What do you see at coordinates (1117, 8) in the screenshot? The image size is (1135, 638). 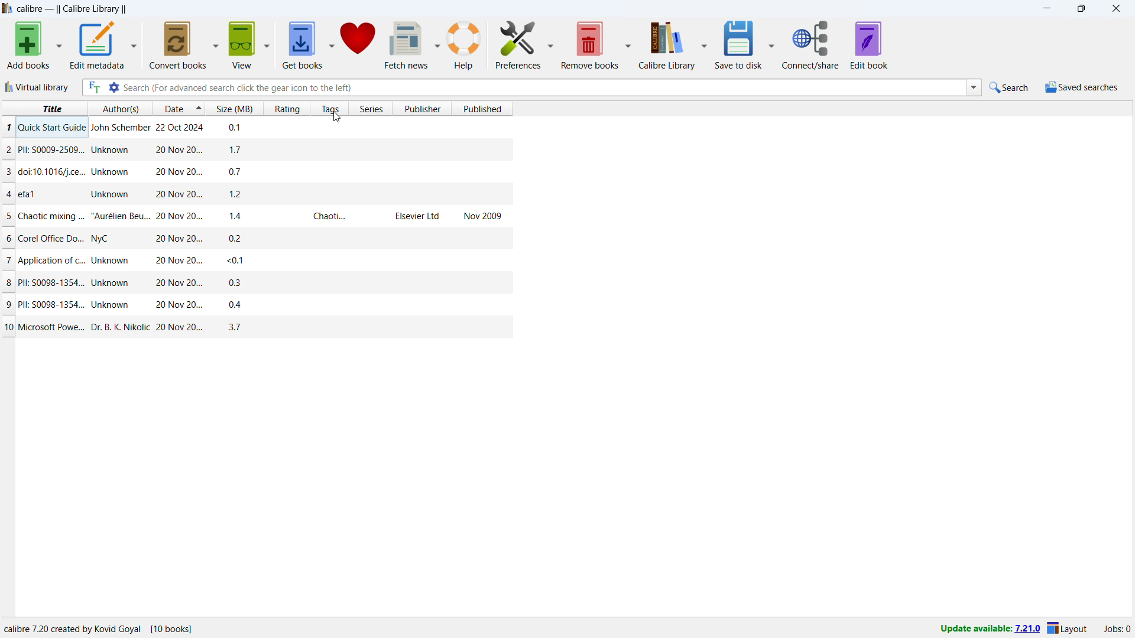 I see `close` at bounding box center [1117, 8].